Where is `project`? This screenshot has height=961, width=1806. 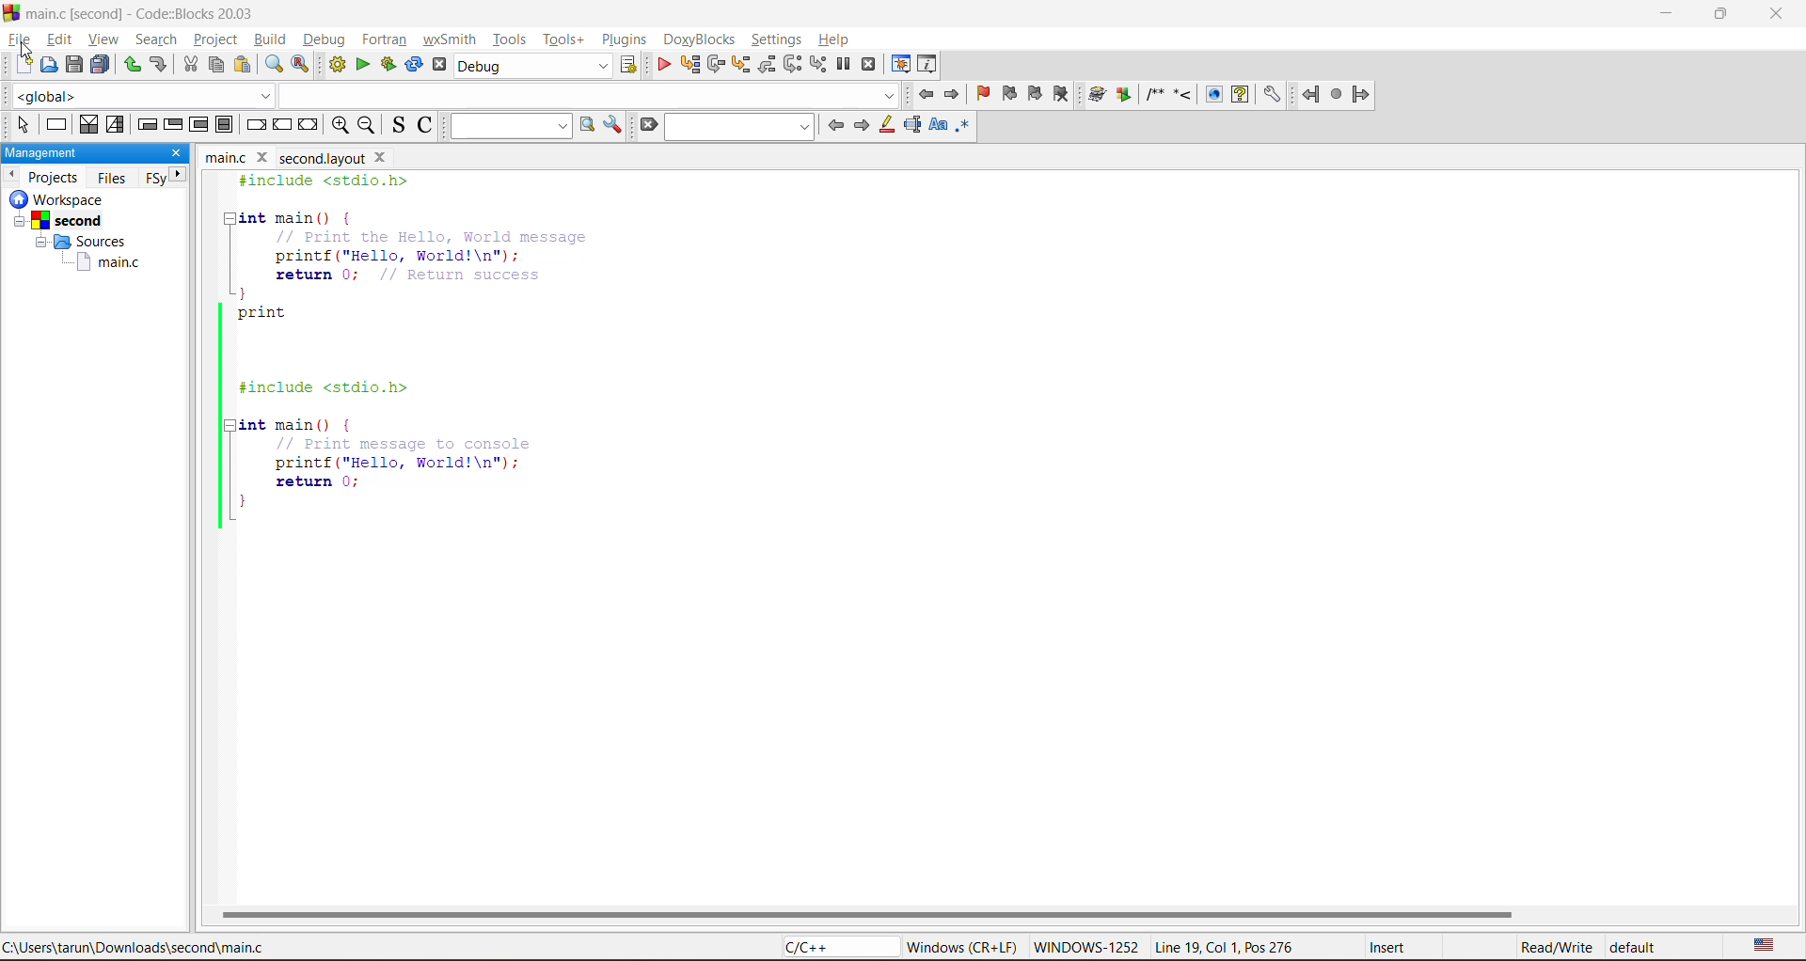
project is located at coordinates (217, 39).